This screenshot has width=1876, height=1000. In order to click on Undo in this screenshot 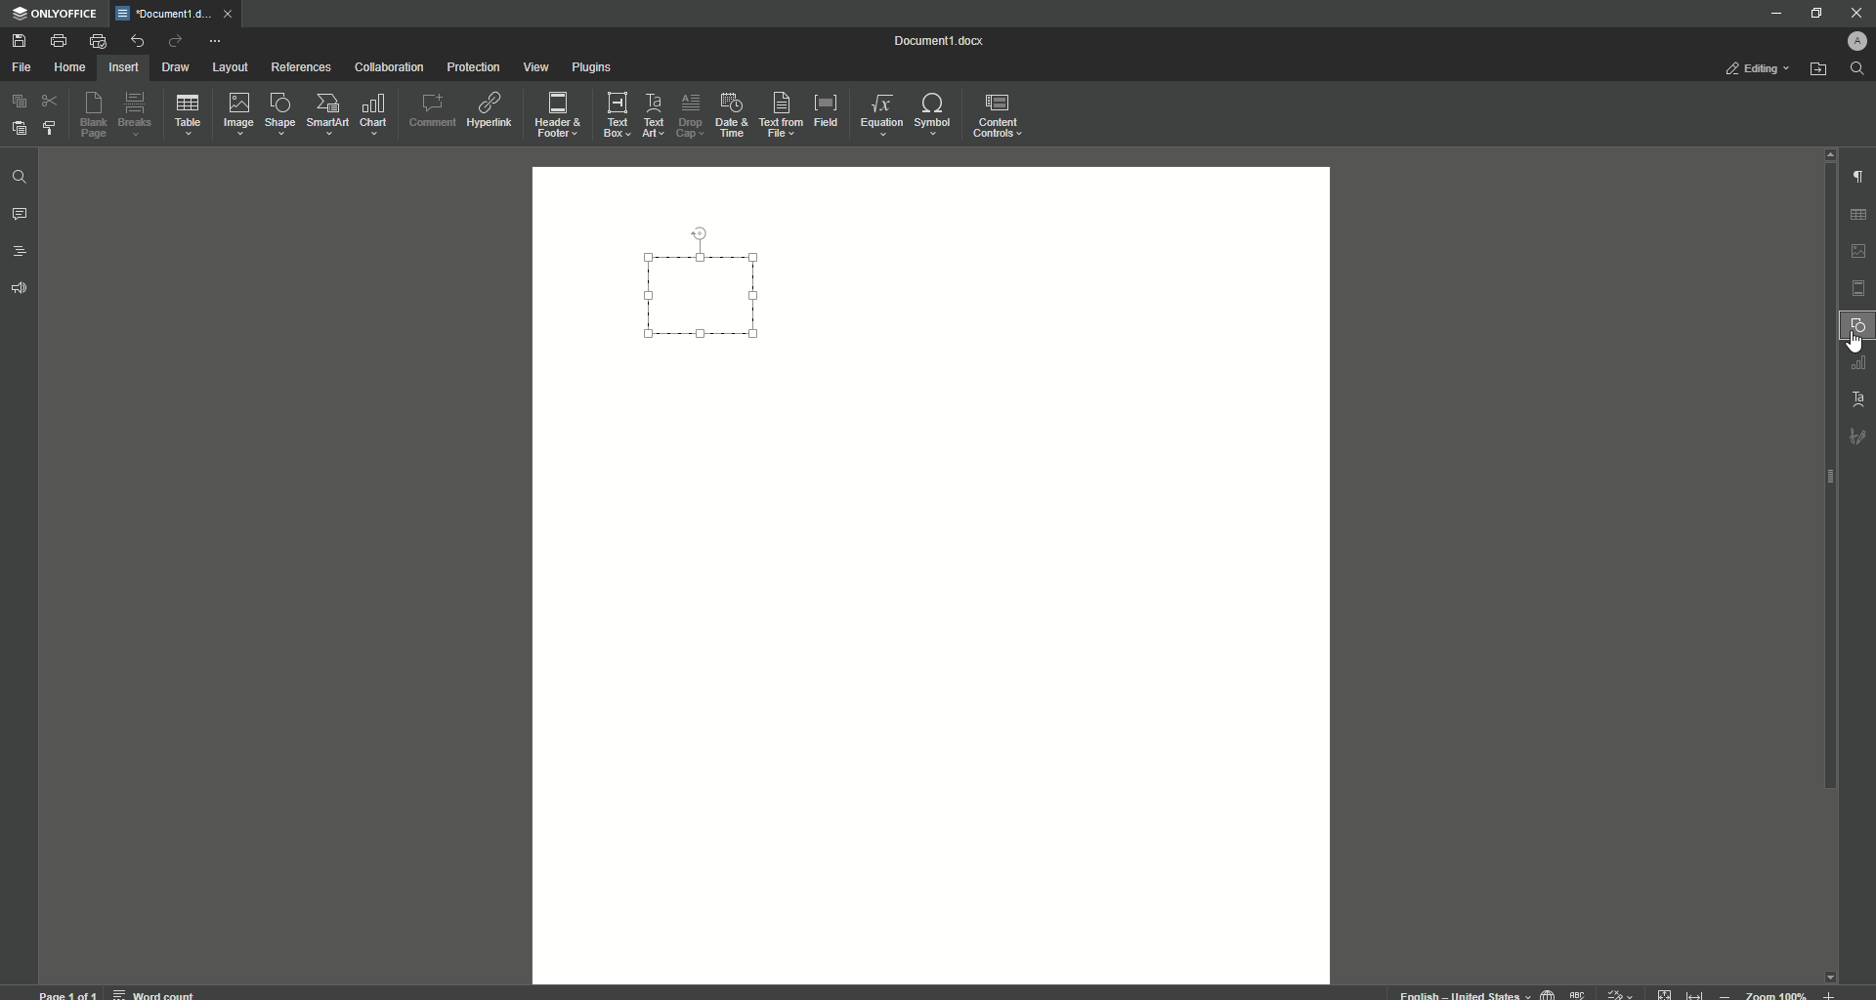, I will do `click(136, 41)`.